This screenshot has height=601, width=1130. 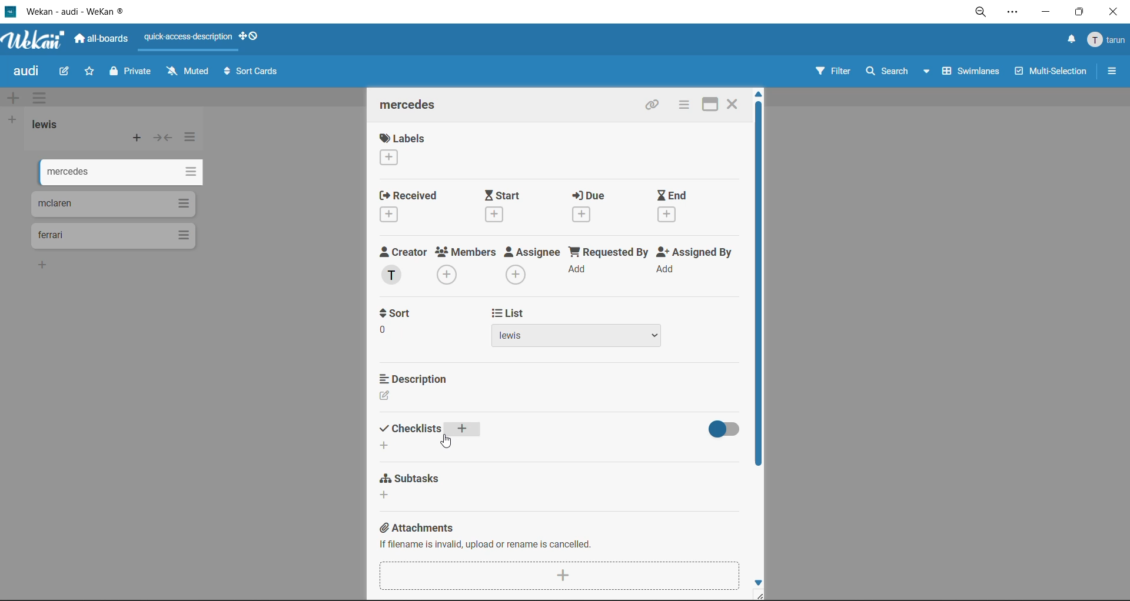 What do you see at coordinates (765, 285) in the screenshot?
I see `vertical scroll bar` at bounding box center [765, 285].